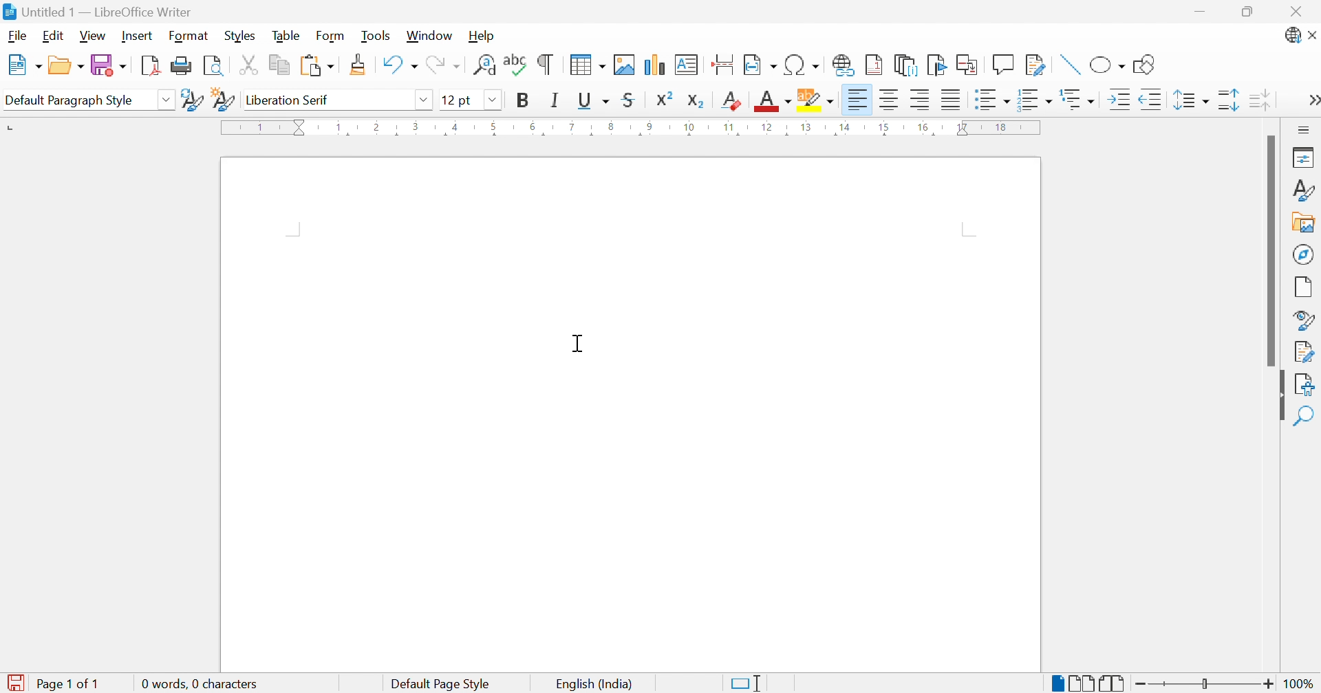  I want to click on Zoom out, so click(1141, 684).